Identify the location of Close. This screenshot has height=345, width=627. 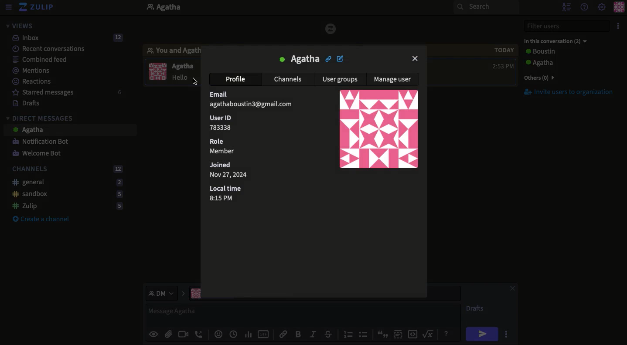
(512, 289).